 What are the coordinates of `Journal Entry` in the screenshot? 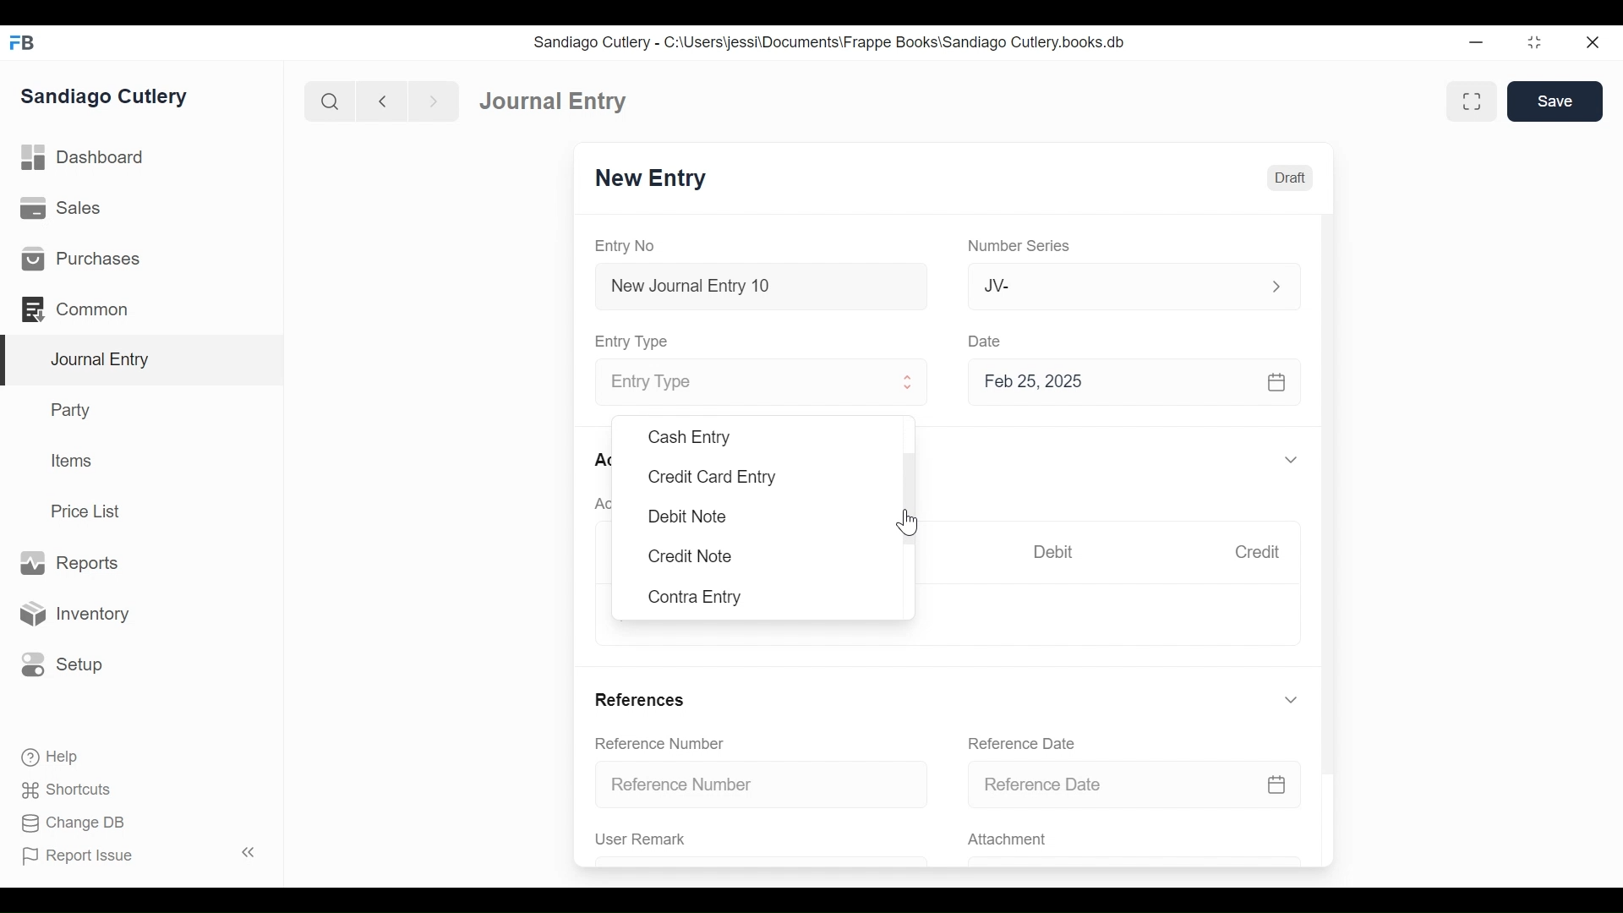 It's located at (143, 360).